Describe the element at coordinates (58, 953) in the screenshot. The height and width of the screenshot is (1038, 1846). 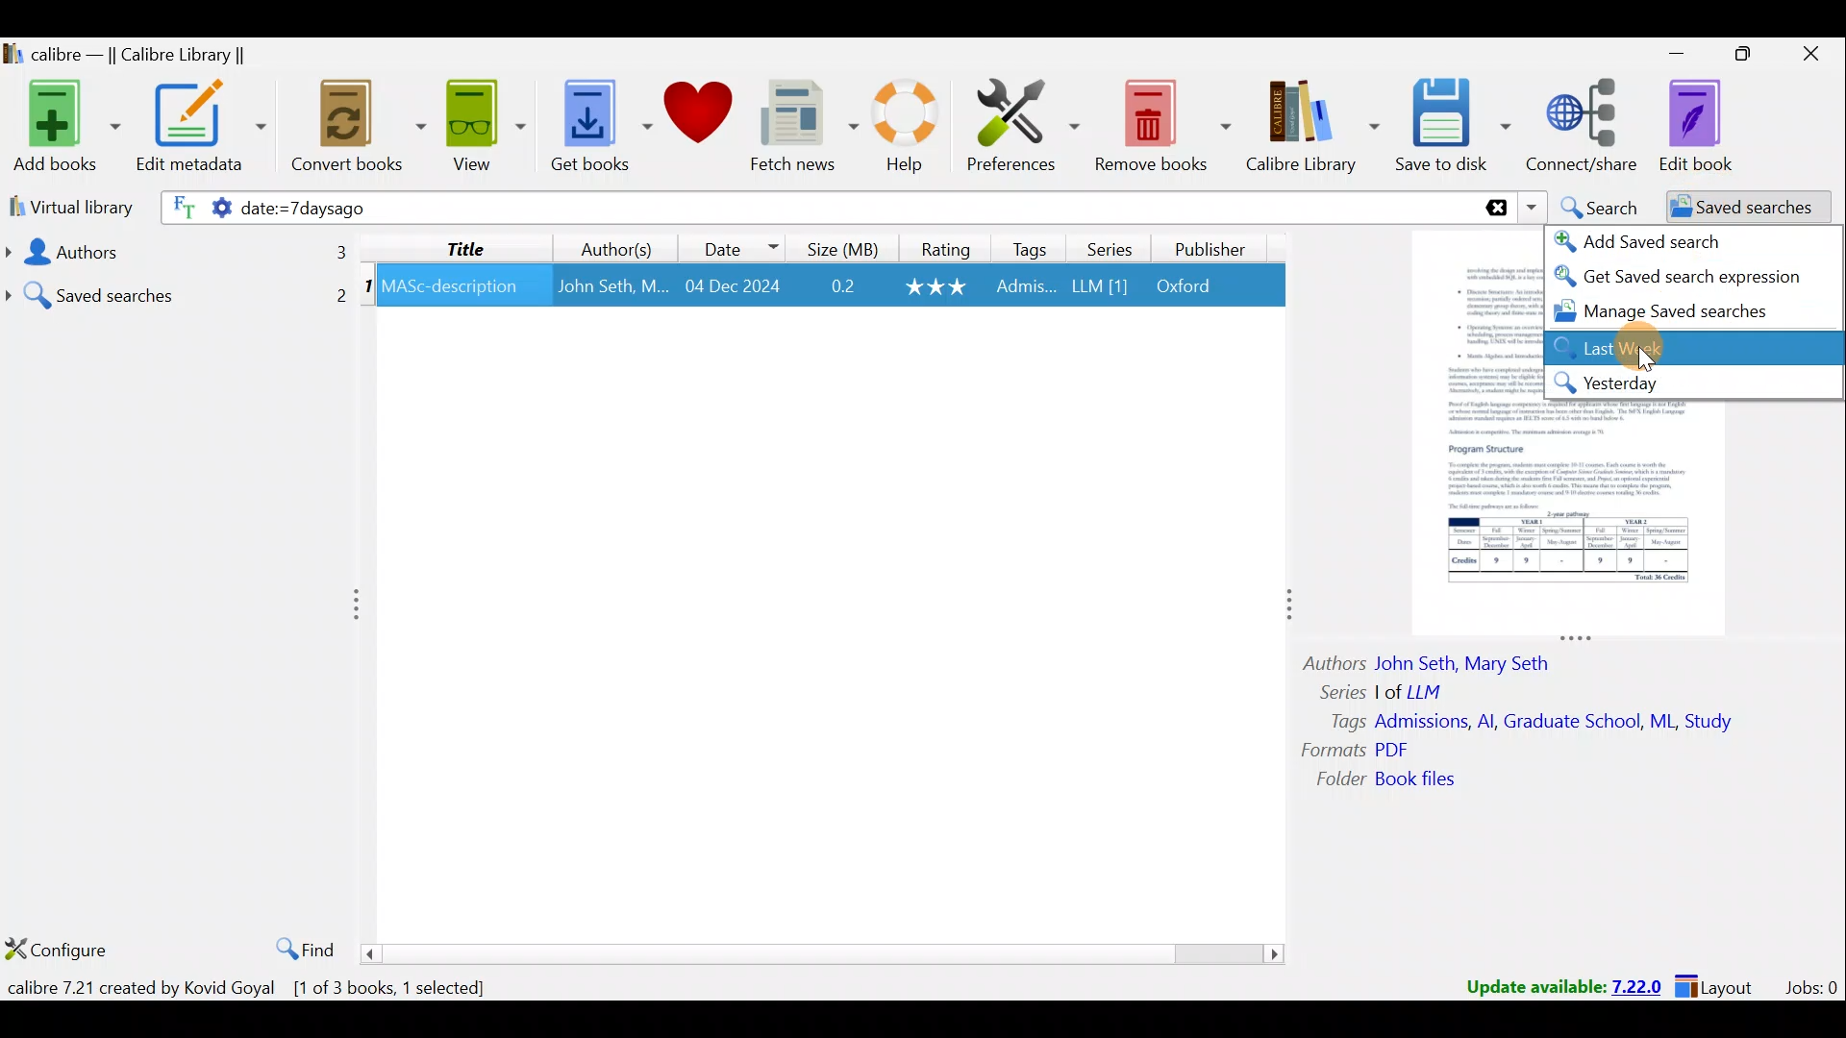
I see `Configure` at that location.